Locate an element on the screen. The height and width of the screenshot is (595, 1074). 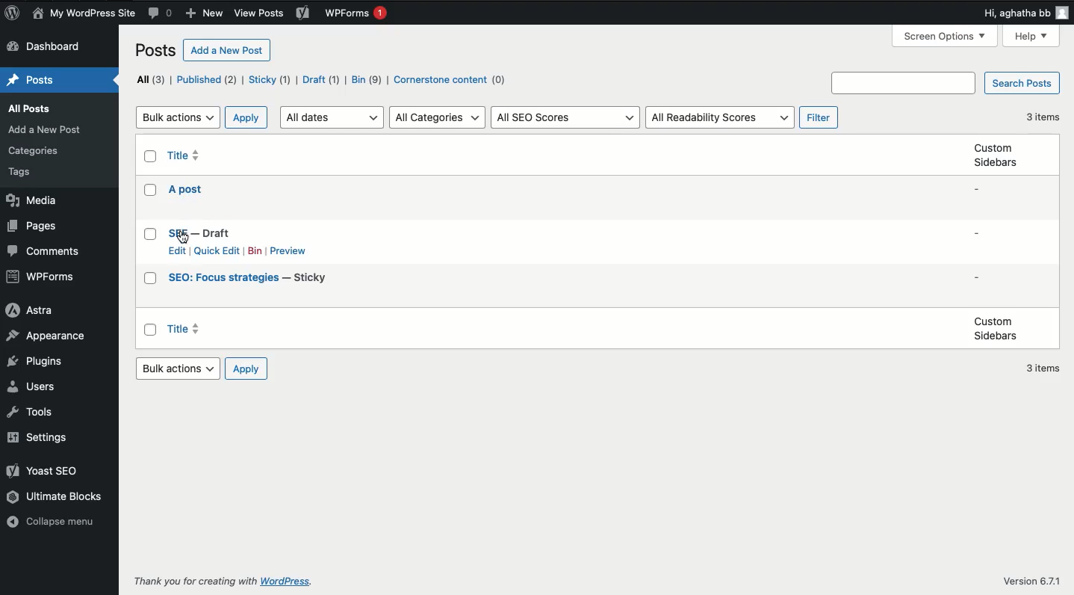
Thank you for creating with WordPress is located at coordinates (225, 582).